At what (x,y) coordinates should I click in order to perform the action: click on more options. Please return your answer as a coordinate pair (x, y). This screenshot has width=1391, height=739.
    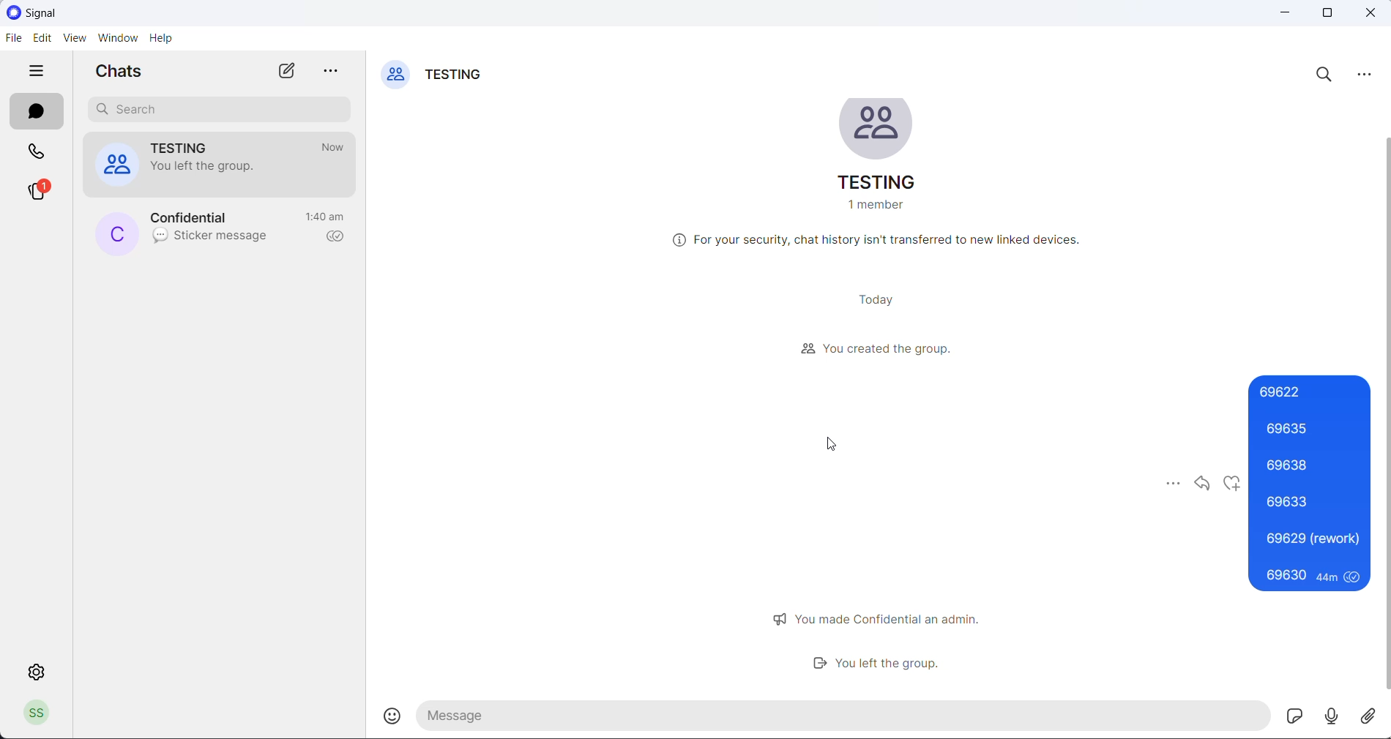
    Looking at the image, I should click on (1167, 484).